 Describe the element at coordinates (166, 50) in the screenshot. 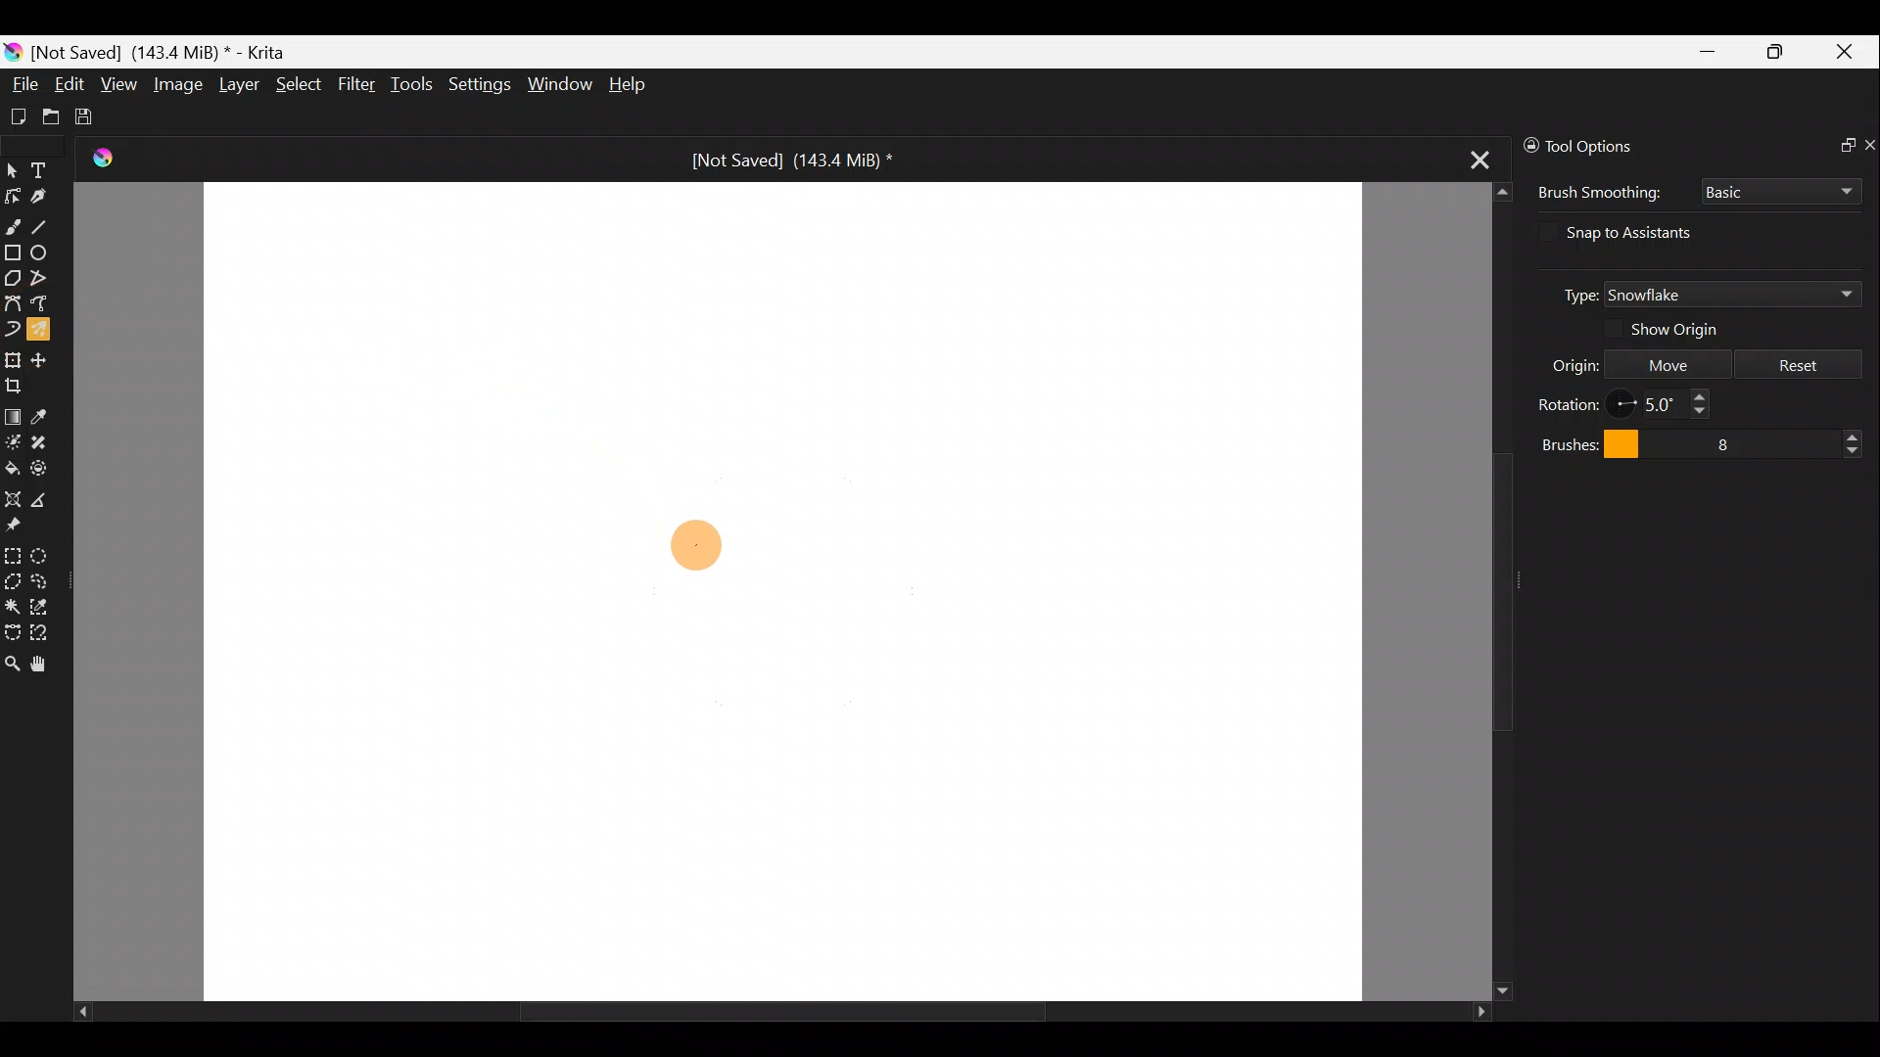

I see `Not Saved] (143.4 MiB) *` at that location.